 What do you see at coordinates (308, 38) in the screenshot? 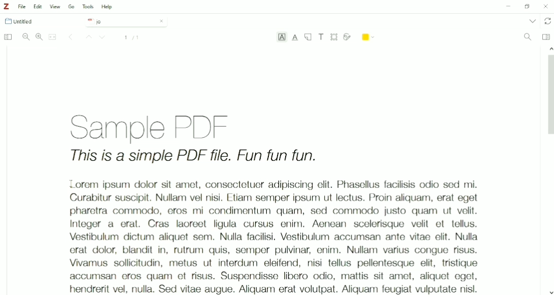
I see `Note Annotation` at bounding box center [308, 38].